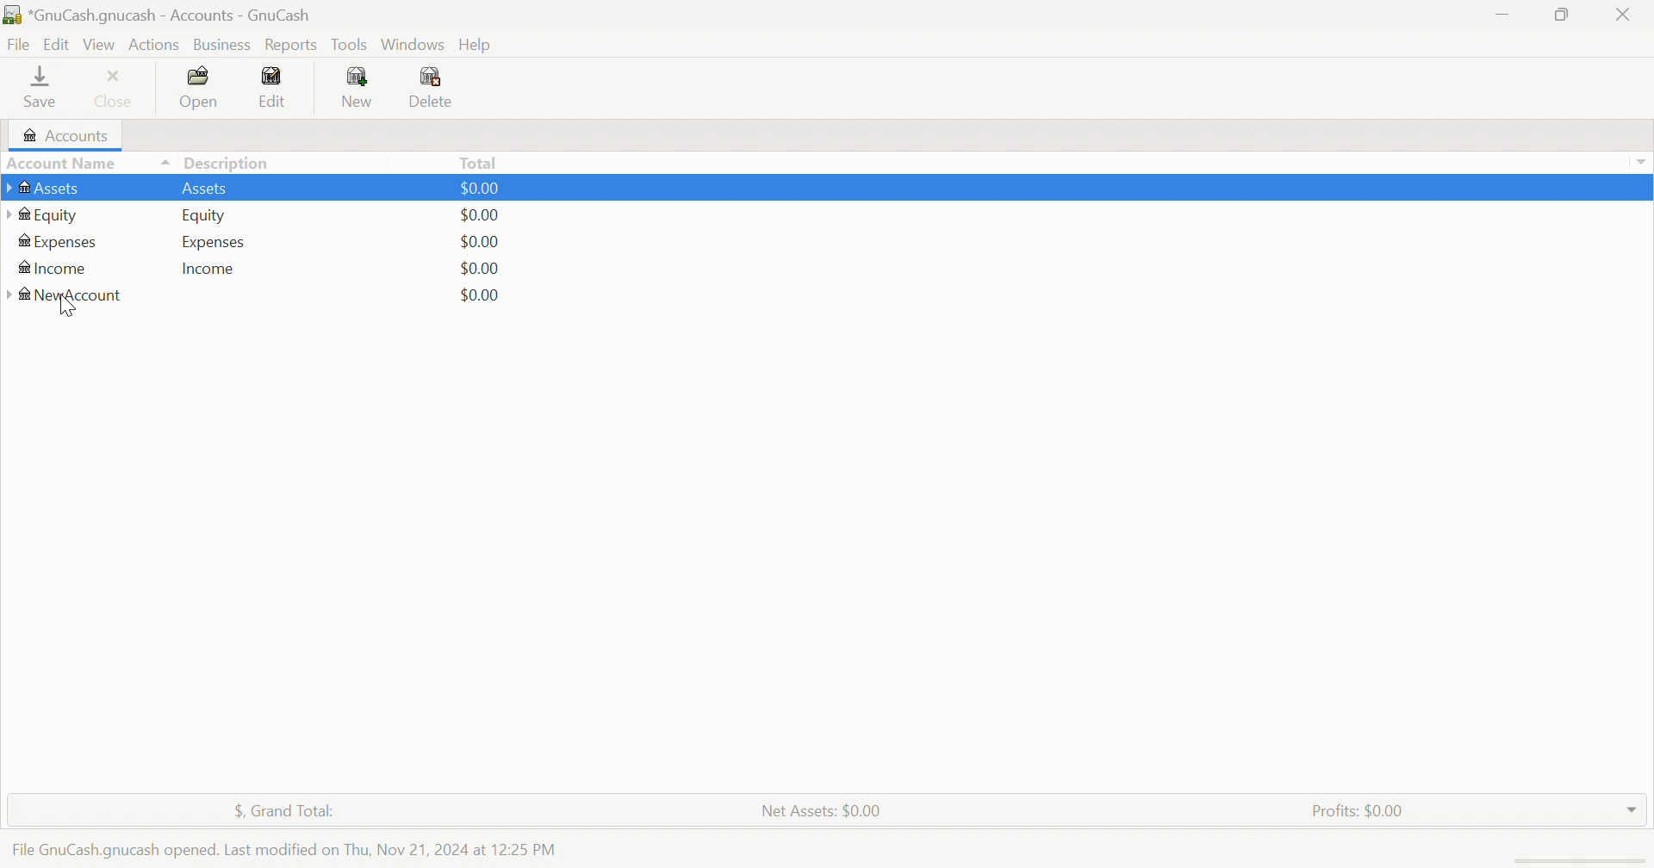 This screenshot has width=1654, height=868. I want to click on Total, so click(480, 162).